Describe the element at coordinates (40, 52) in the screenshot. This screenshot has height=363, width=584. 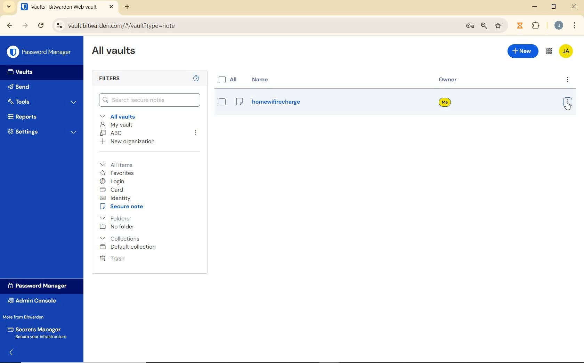
I see `Password Manager` at that location.